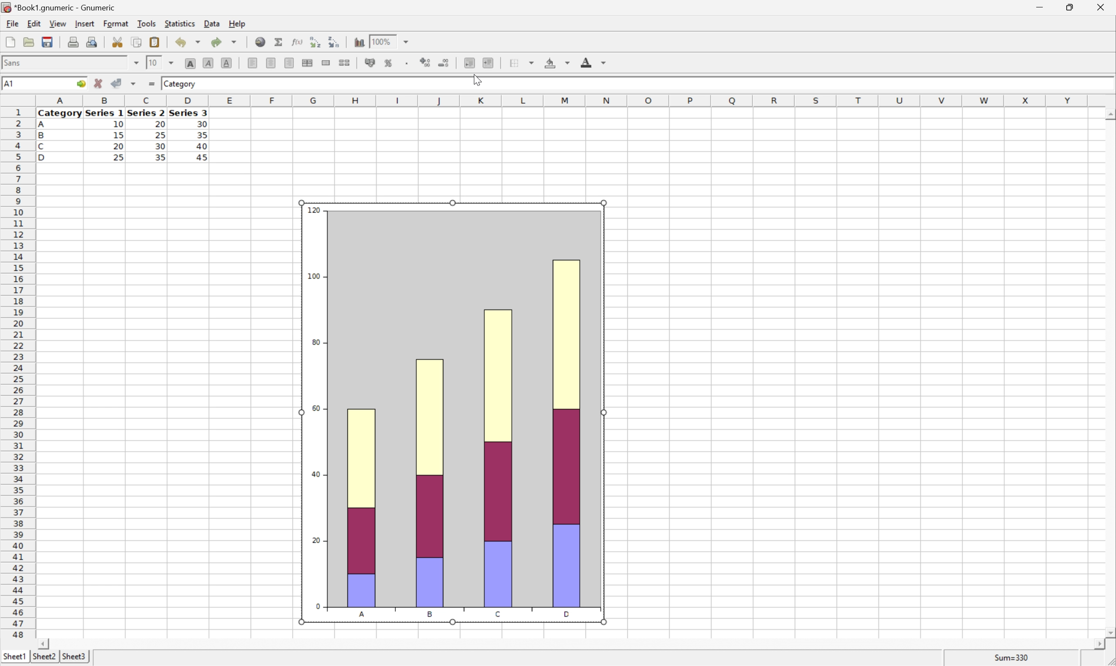  I want to click on Sheet2, so click(44, 657).